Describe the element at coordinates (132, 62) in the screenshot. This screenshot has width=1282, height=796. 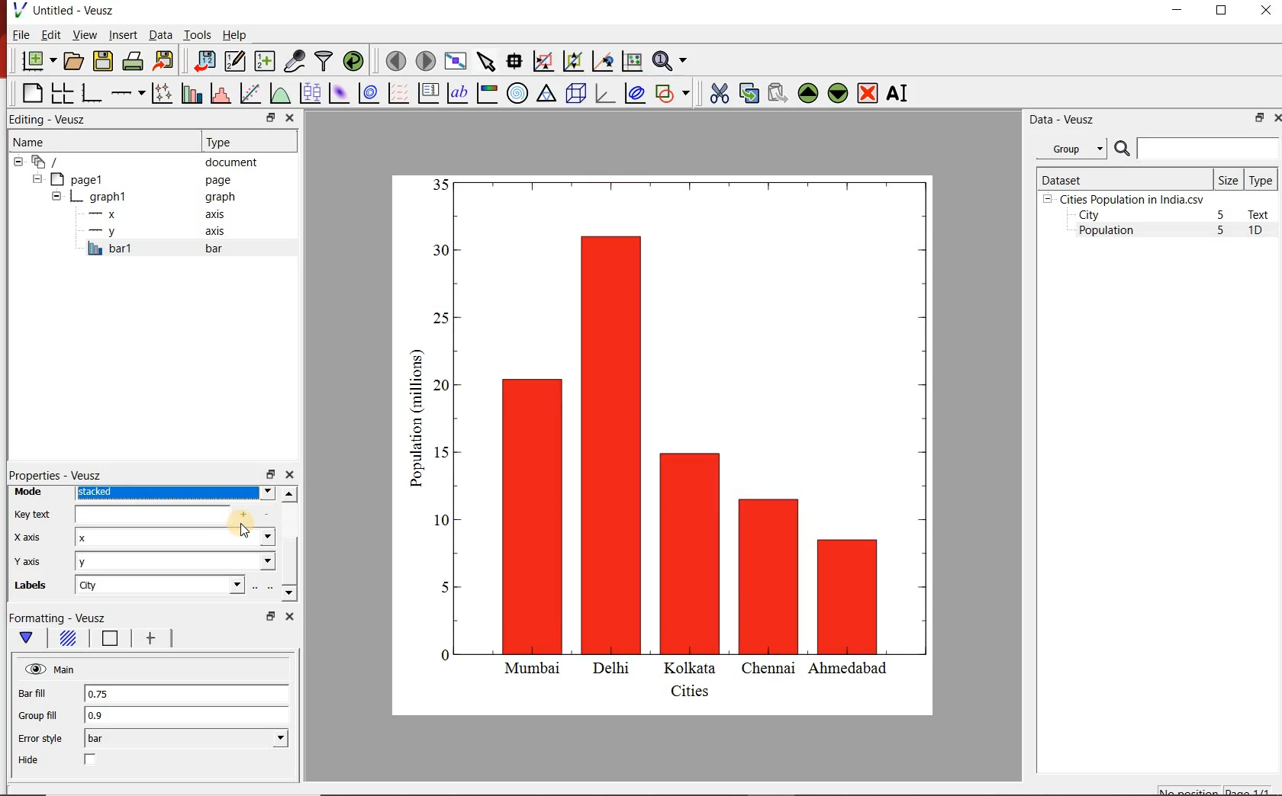
I see `print the document` at that location.